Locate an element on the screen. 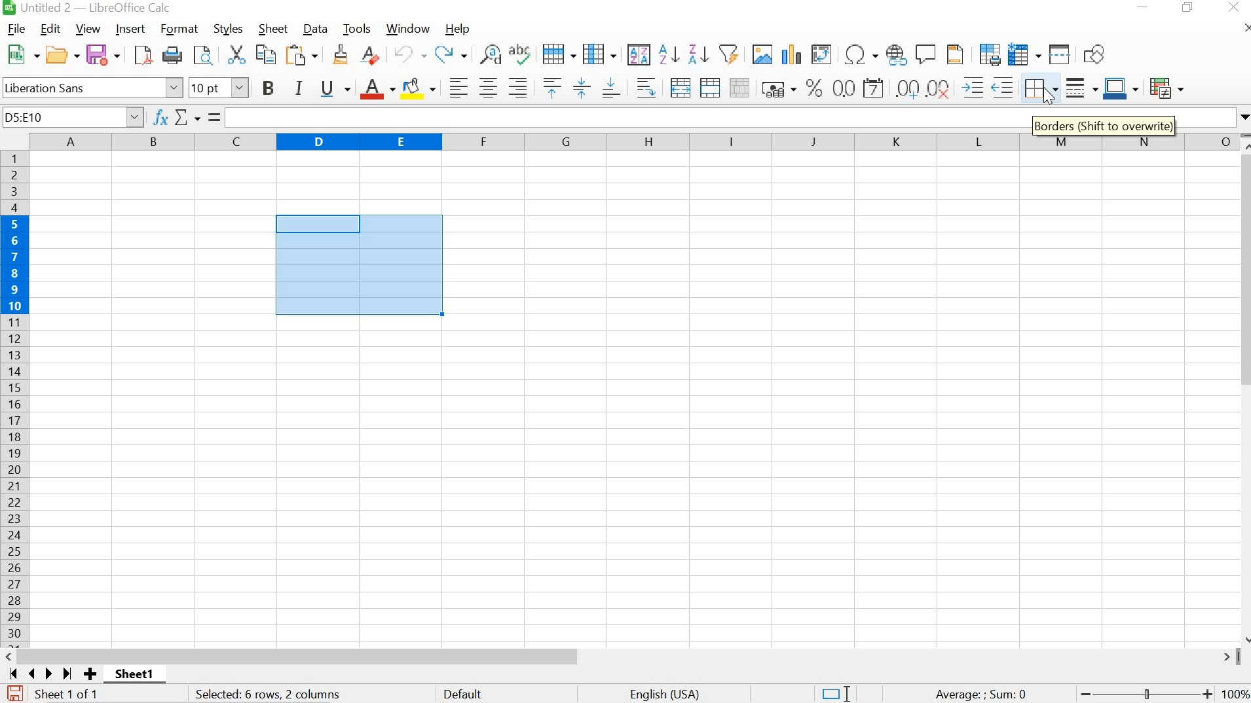 This screenshot has height=703, width=1251. NEW is located at coordinates (22, 53).